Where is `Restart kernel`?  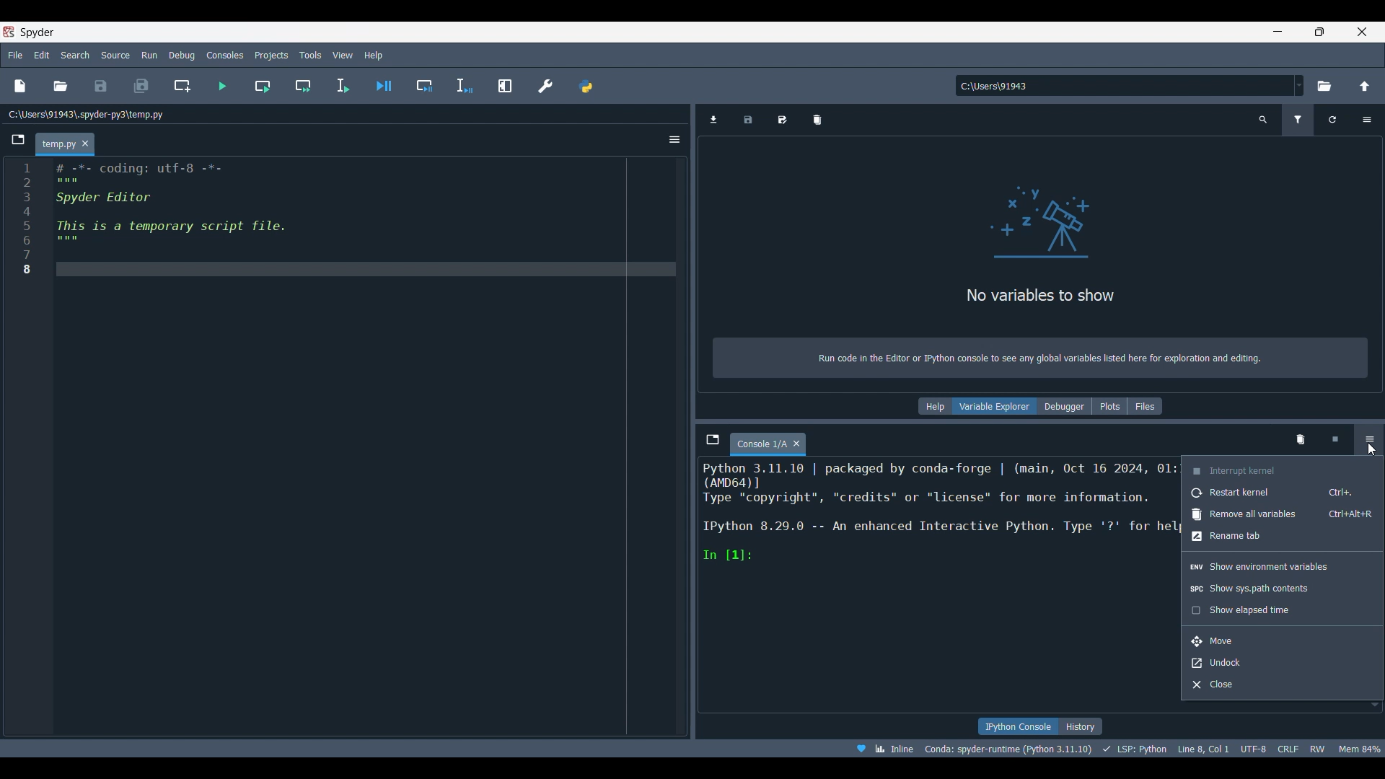
Restart kernel is located at coordinates (1283, 493).